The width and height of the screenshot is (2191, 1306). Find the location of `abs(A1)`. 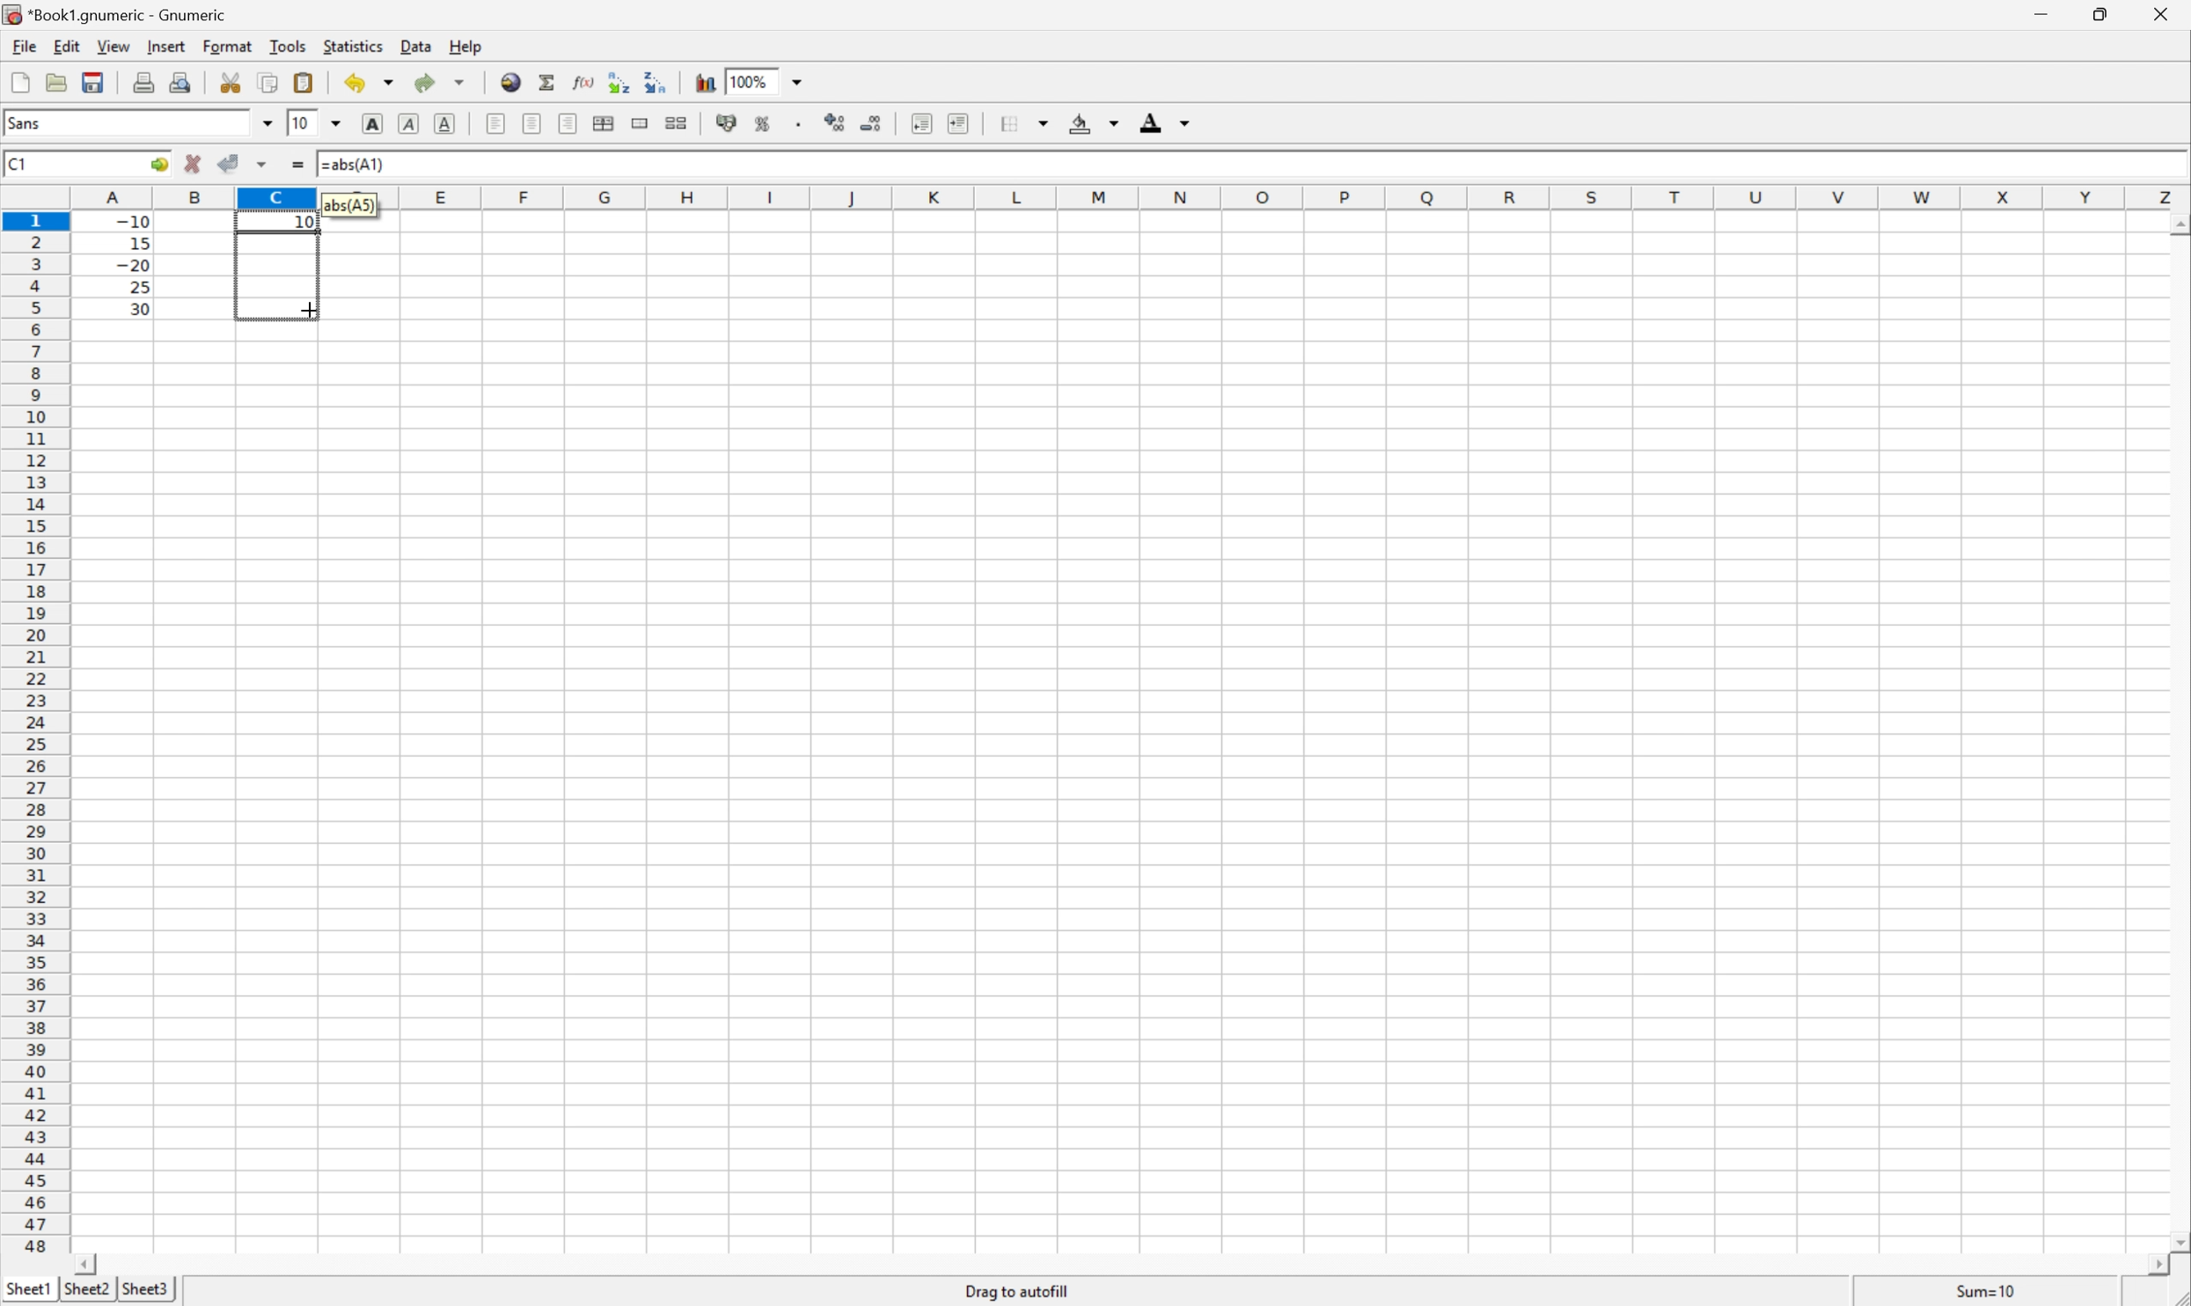

abs(A1) is located at coordinates (351, 203).